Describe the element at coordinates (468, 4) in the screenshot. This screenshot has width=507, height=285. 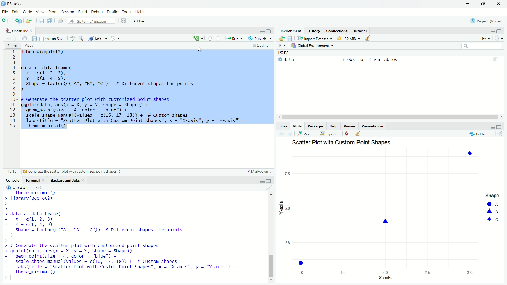
I see `minimize` at that location.